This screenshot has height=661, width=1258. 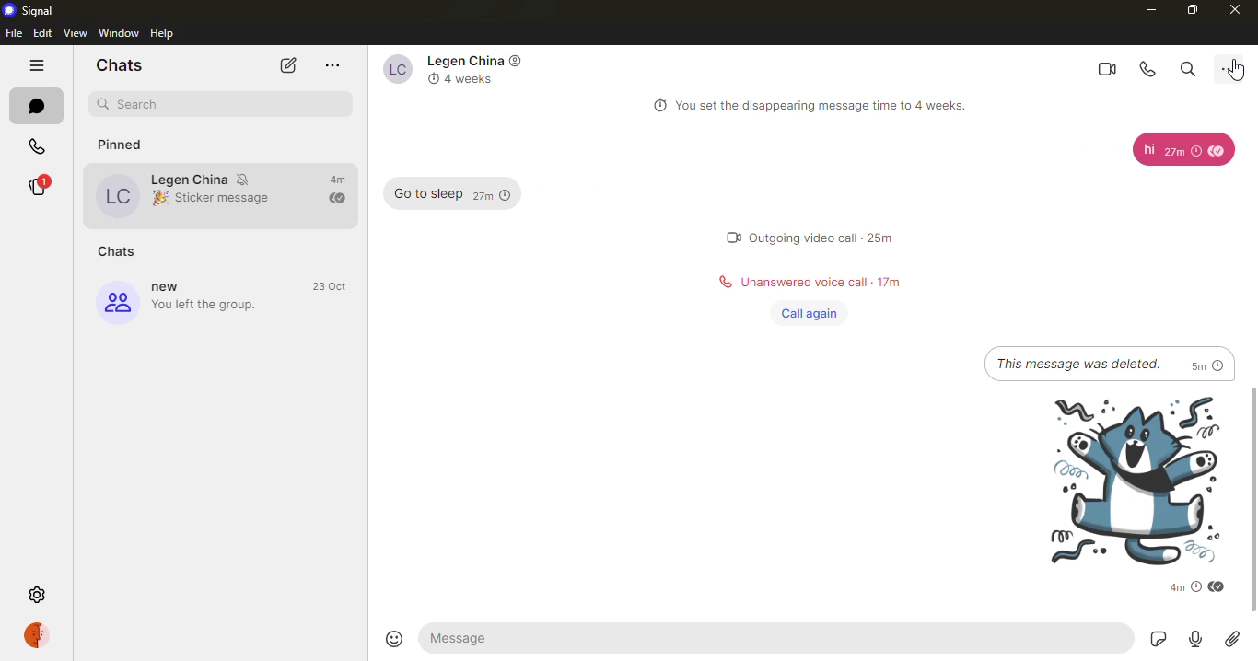 What do you see at coordinates (132, 141) in the screenshot?
I see `pinned` at bounding box center [132, 141].